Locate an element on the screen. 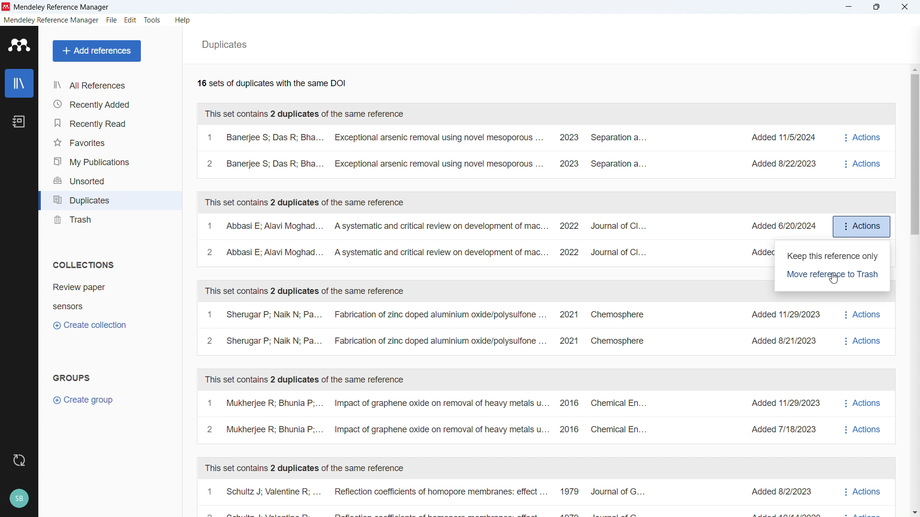 Image resolution: width=920 pixels, height=517 pixels. Scroll up  is located at coordinates (914, 69).